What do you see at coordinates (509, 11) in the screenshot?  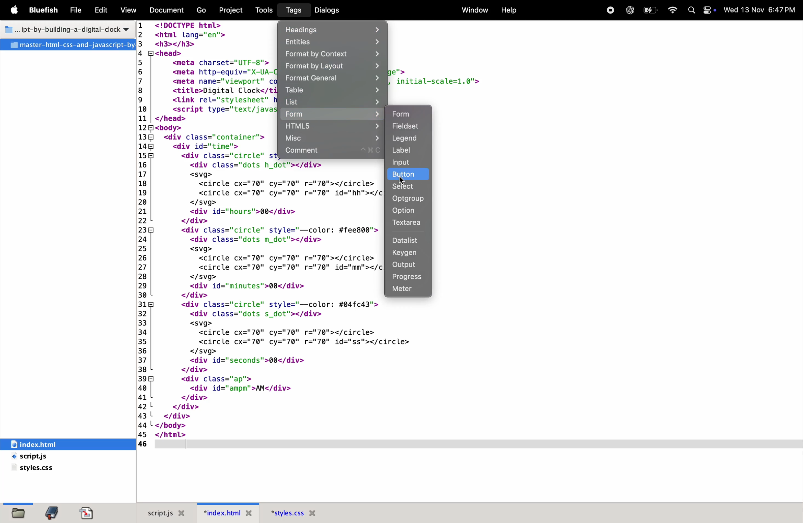 I see `help` at bounding box center [509, 11].